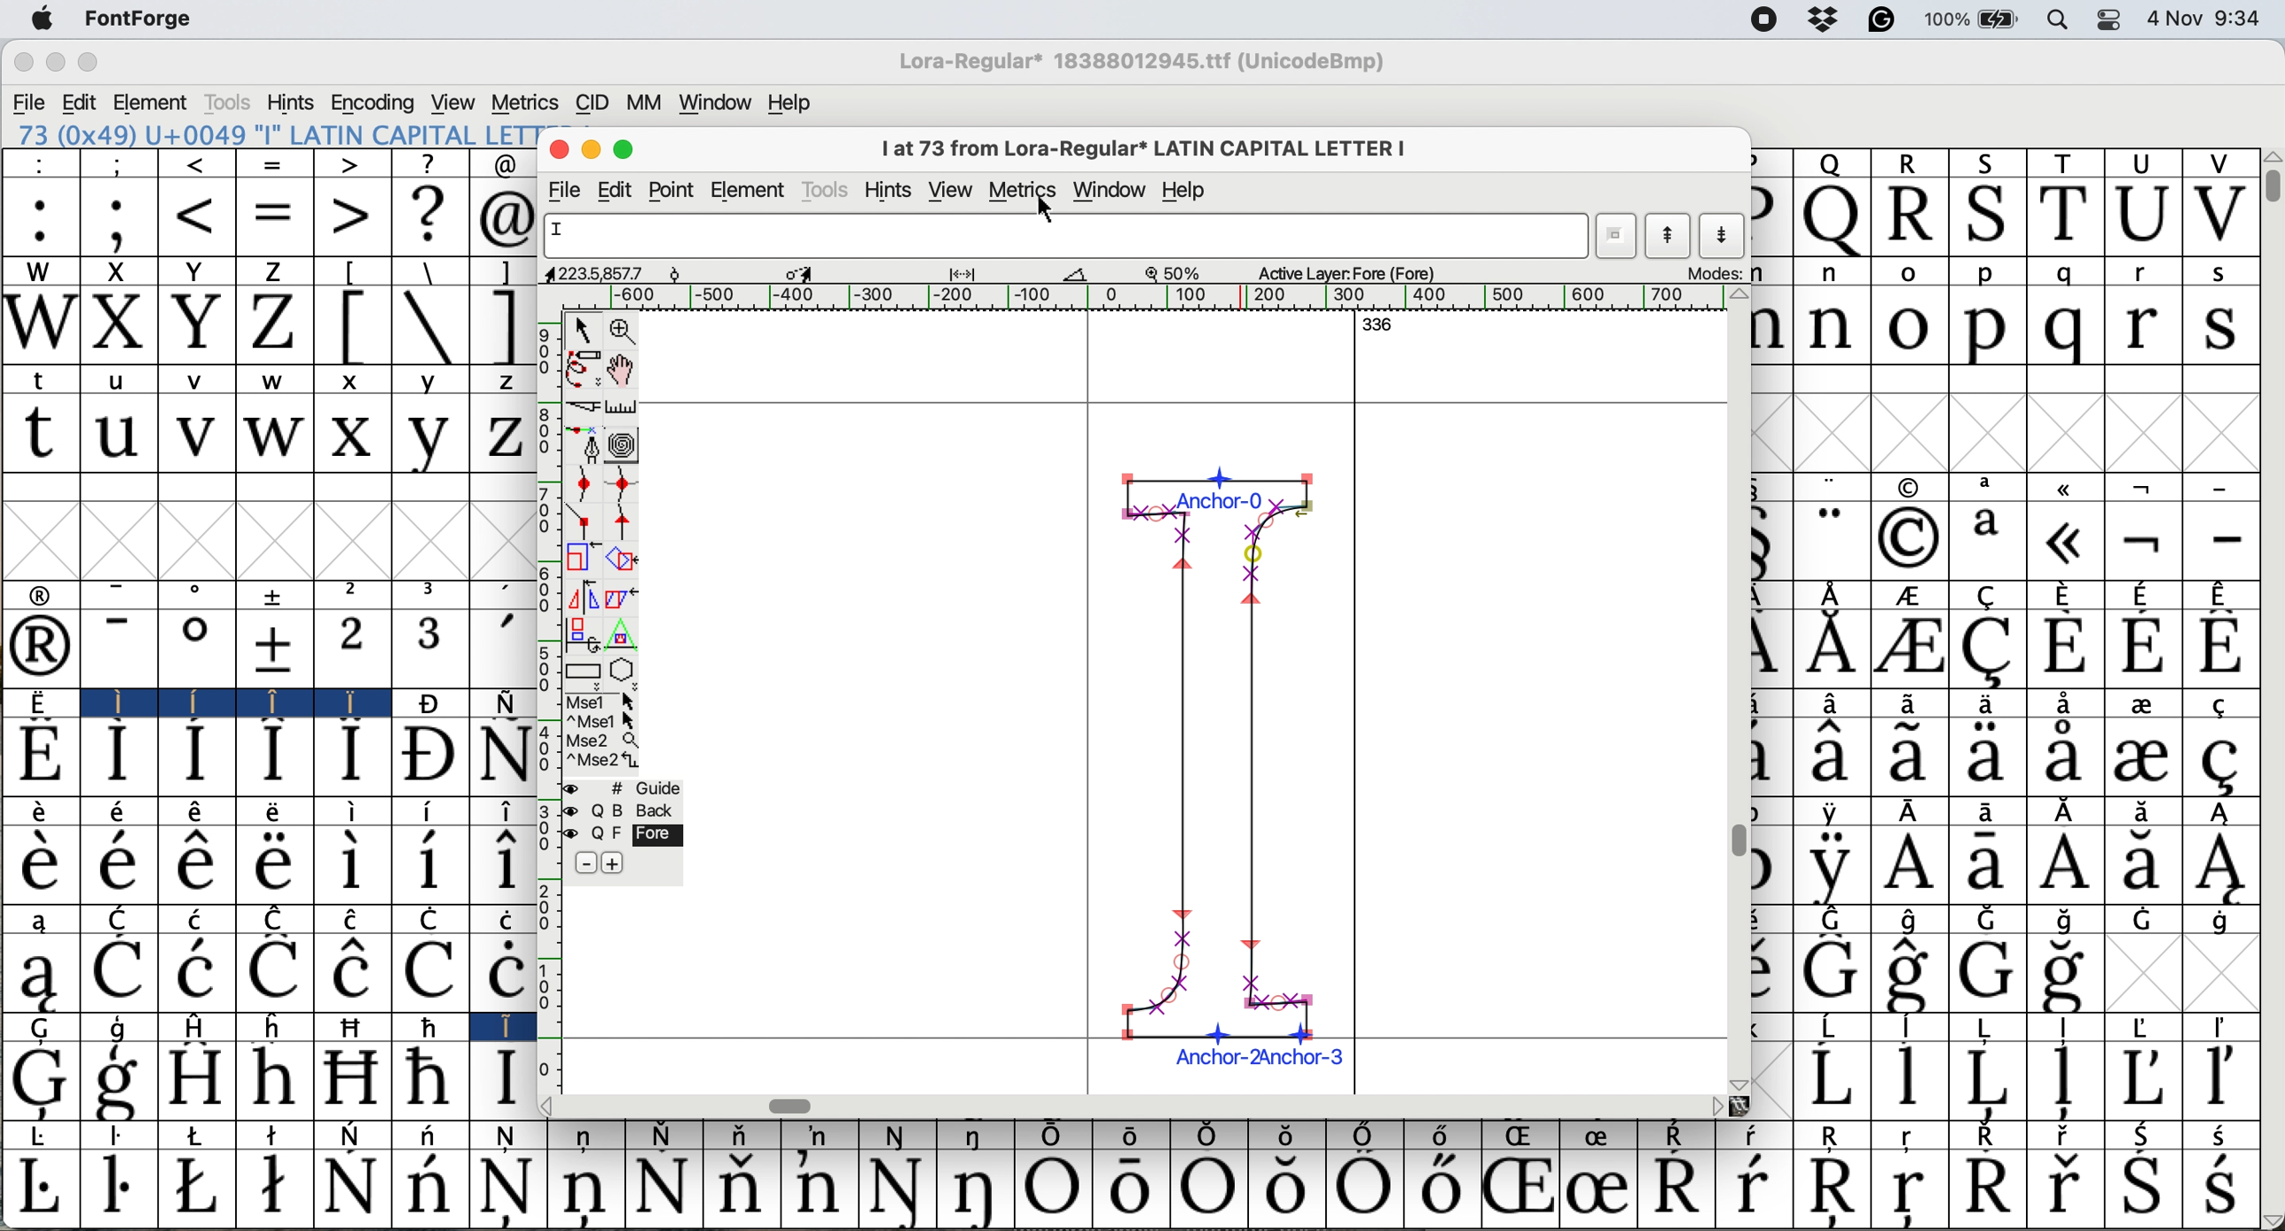  Describe the element at coordinates (2143, 1188) in the screenshot. I see `Symbol` at that location.